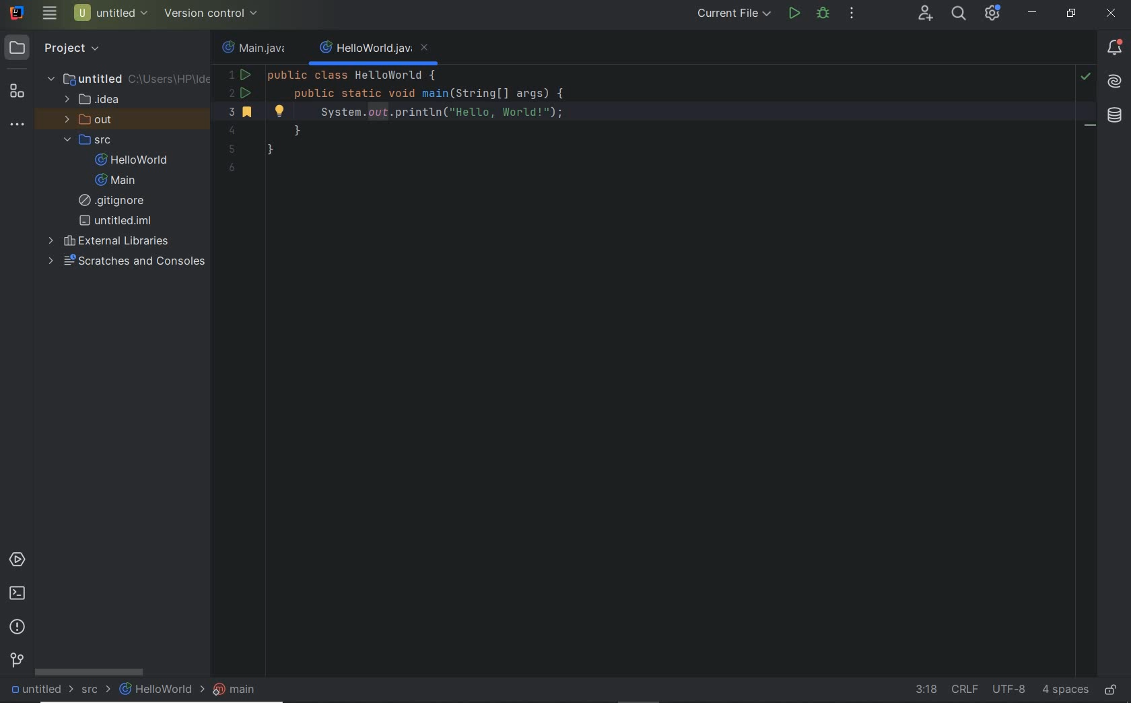  Describe the element at coordinates (1064, 691) in the screenshot. I see `4 spaces(indent)` at that location.